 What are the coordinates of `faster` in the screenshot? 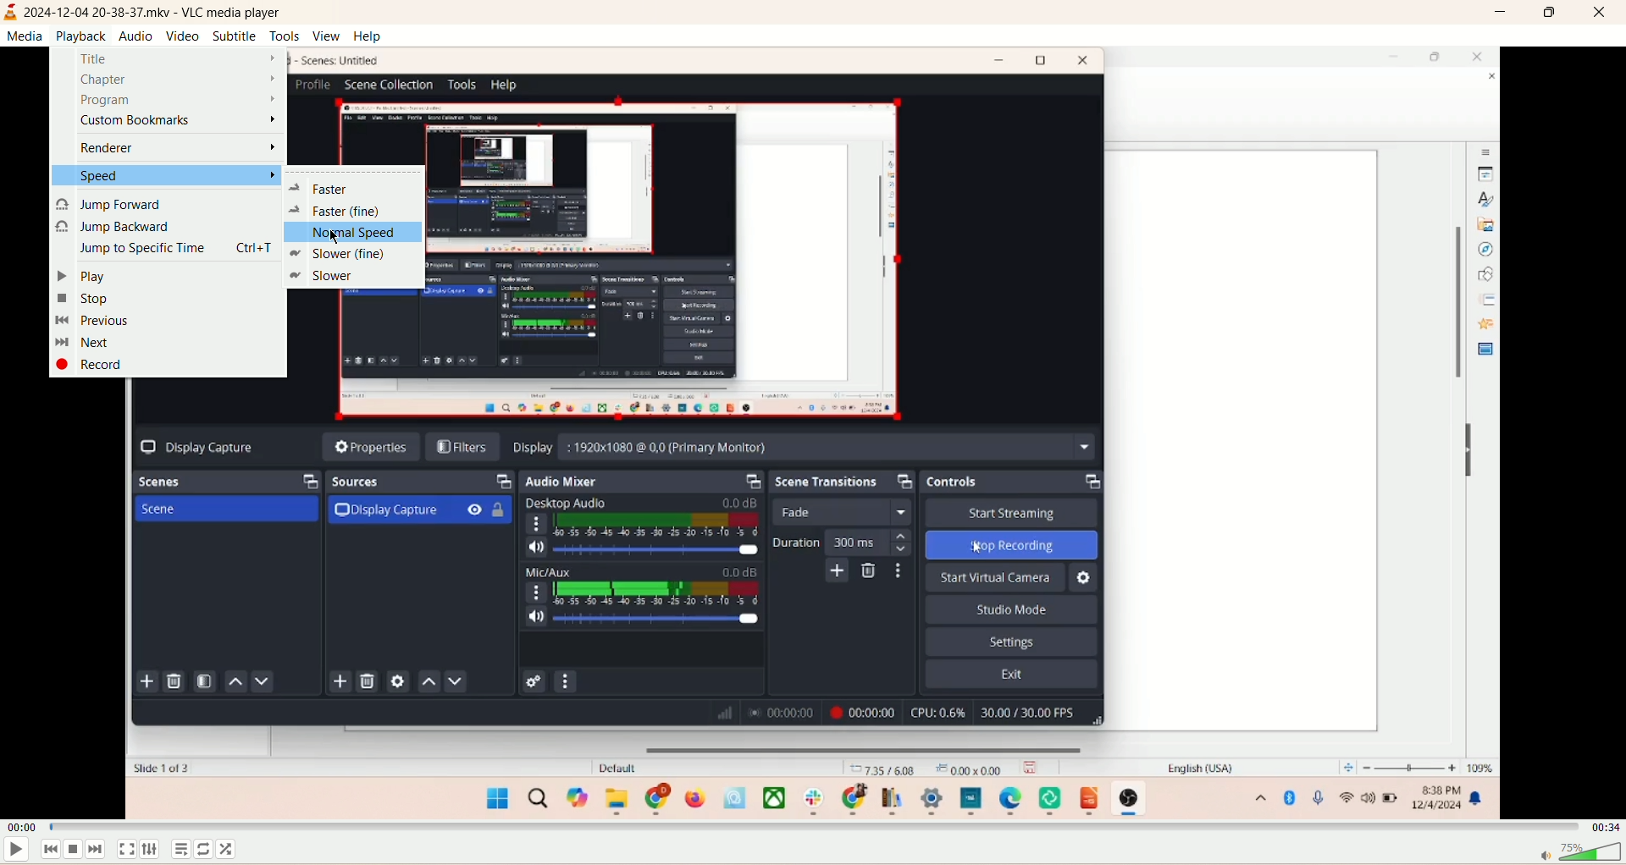 It's located at (327, 189).